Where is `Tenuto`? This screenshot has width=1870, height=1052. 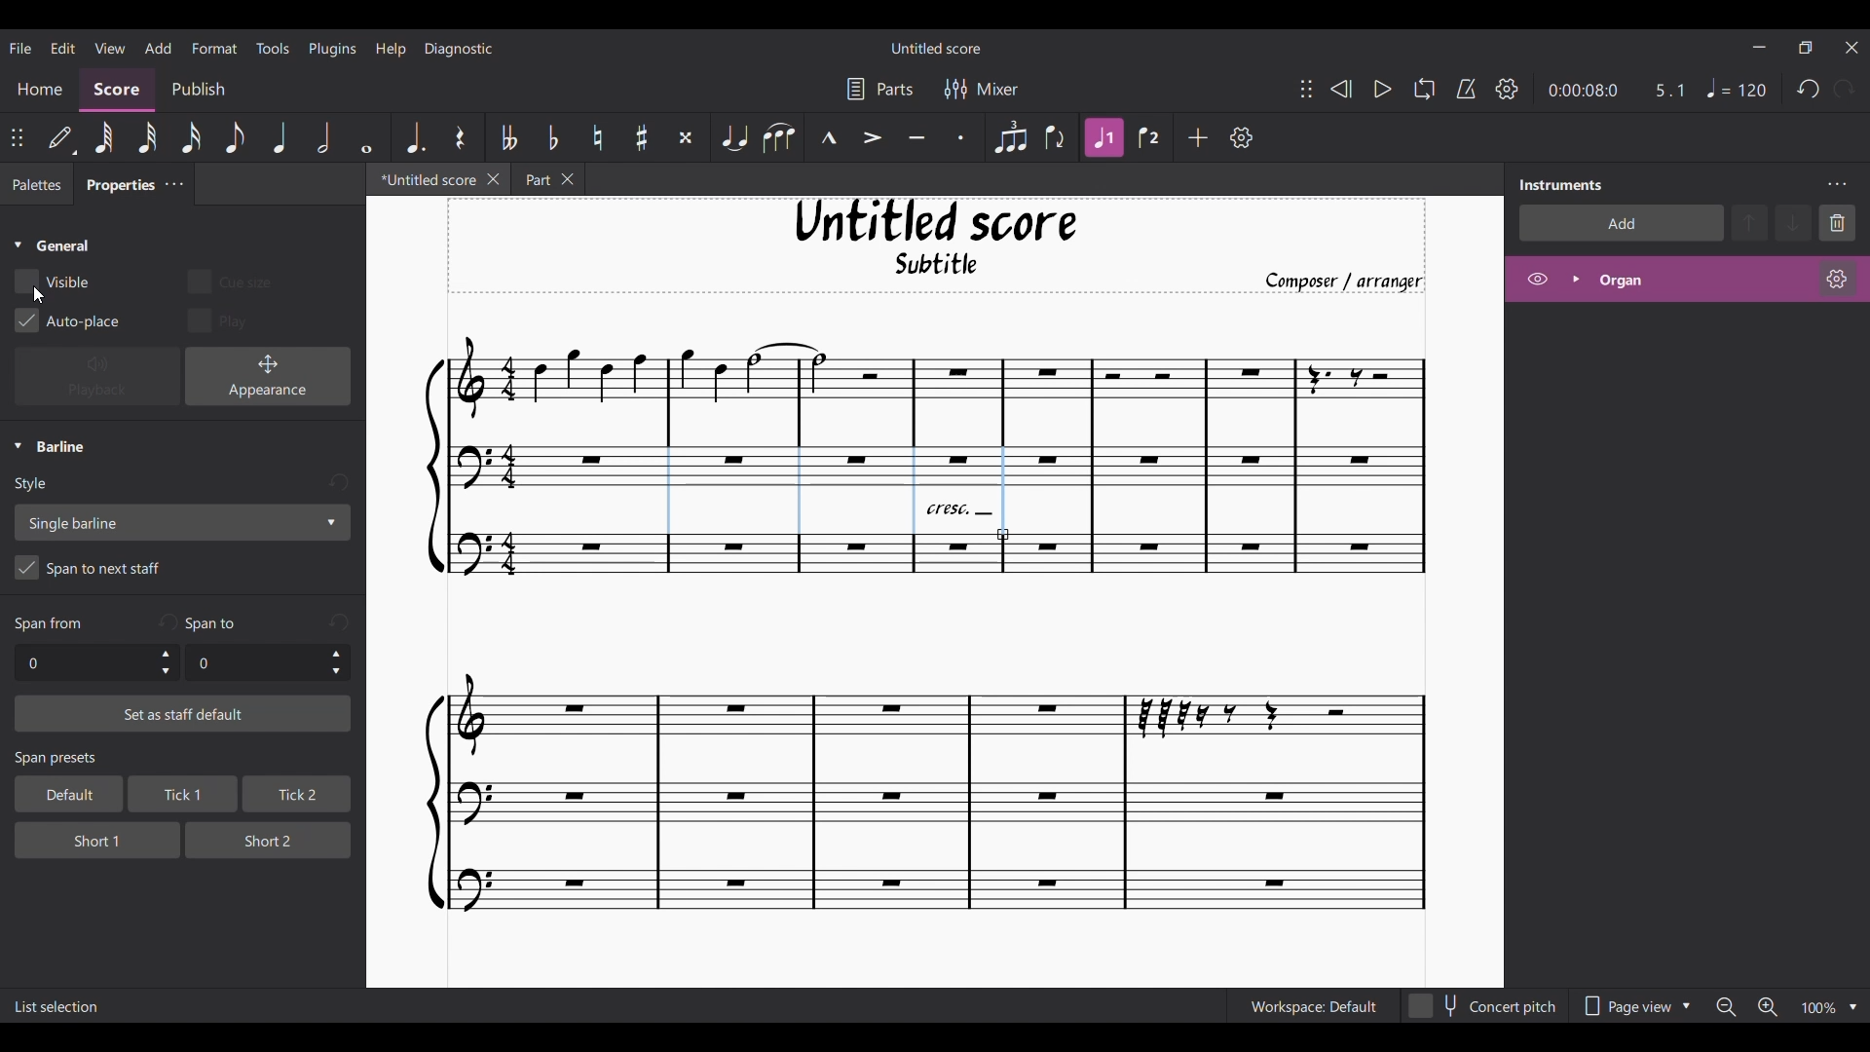 Tenuto is located at coordinates (916, 138).